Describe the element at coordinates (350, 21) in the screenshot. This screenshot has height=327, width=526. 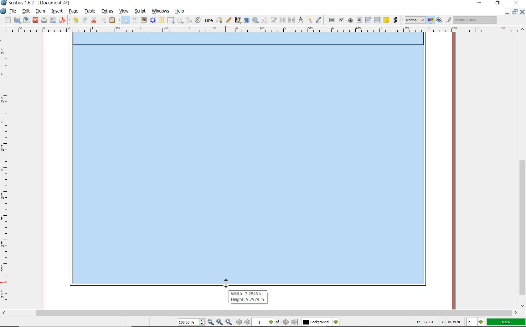
I see `pdf radio button` at that location.